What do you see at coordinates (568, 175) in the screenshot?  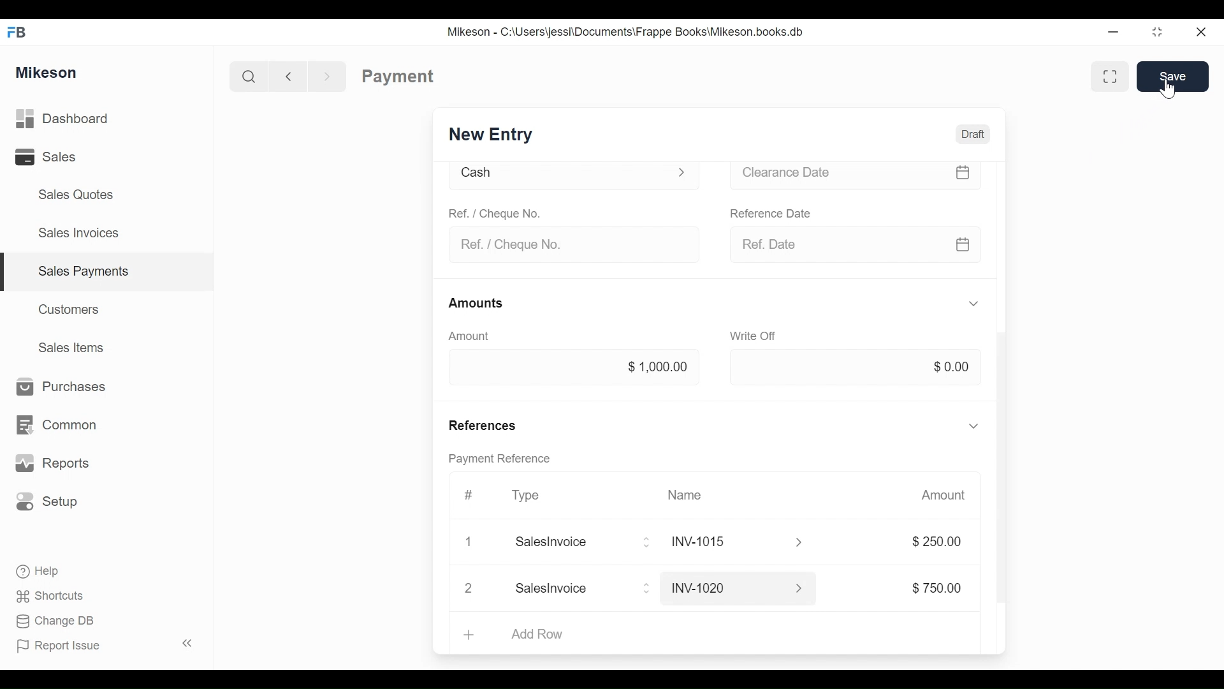 I see `Cash` at bounding box center [568, 175].